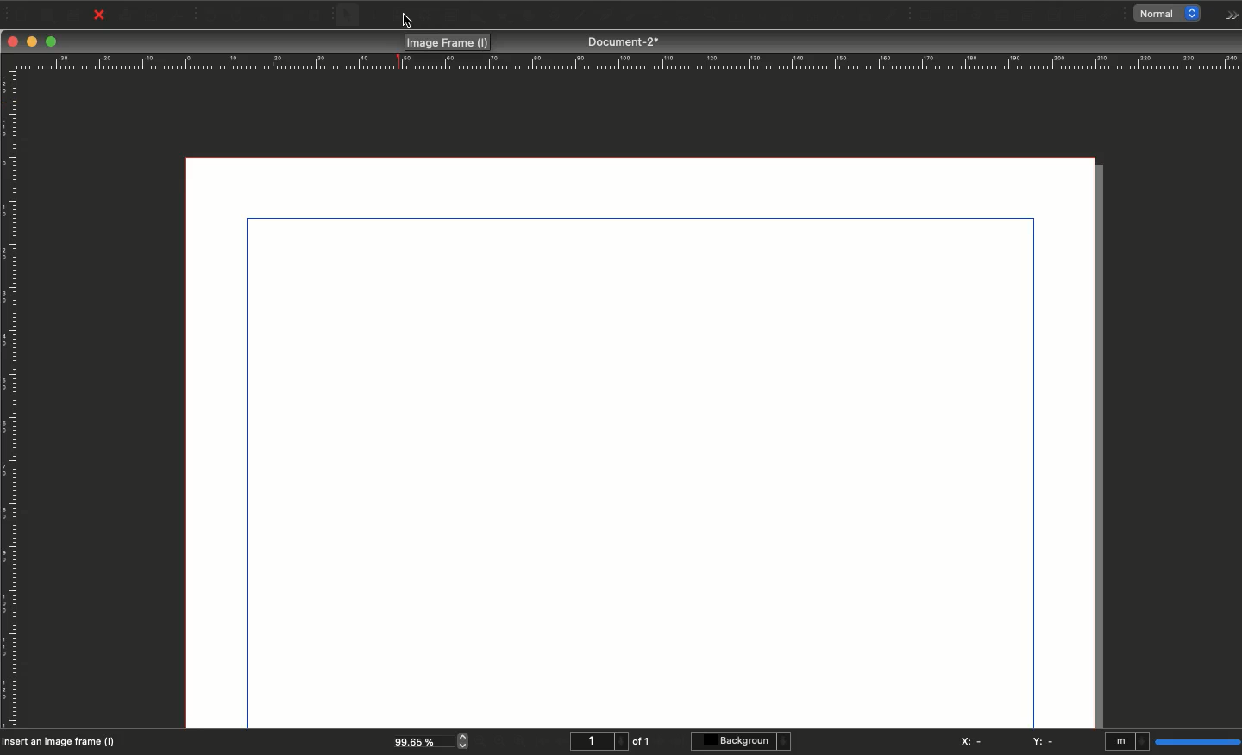 The image size is (1242, 755). Describe the element at coordinates (290, 16) in the screenshot. I see `Copy` at that location.